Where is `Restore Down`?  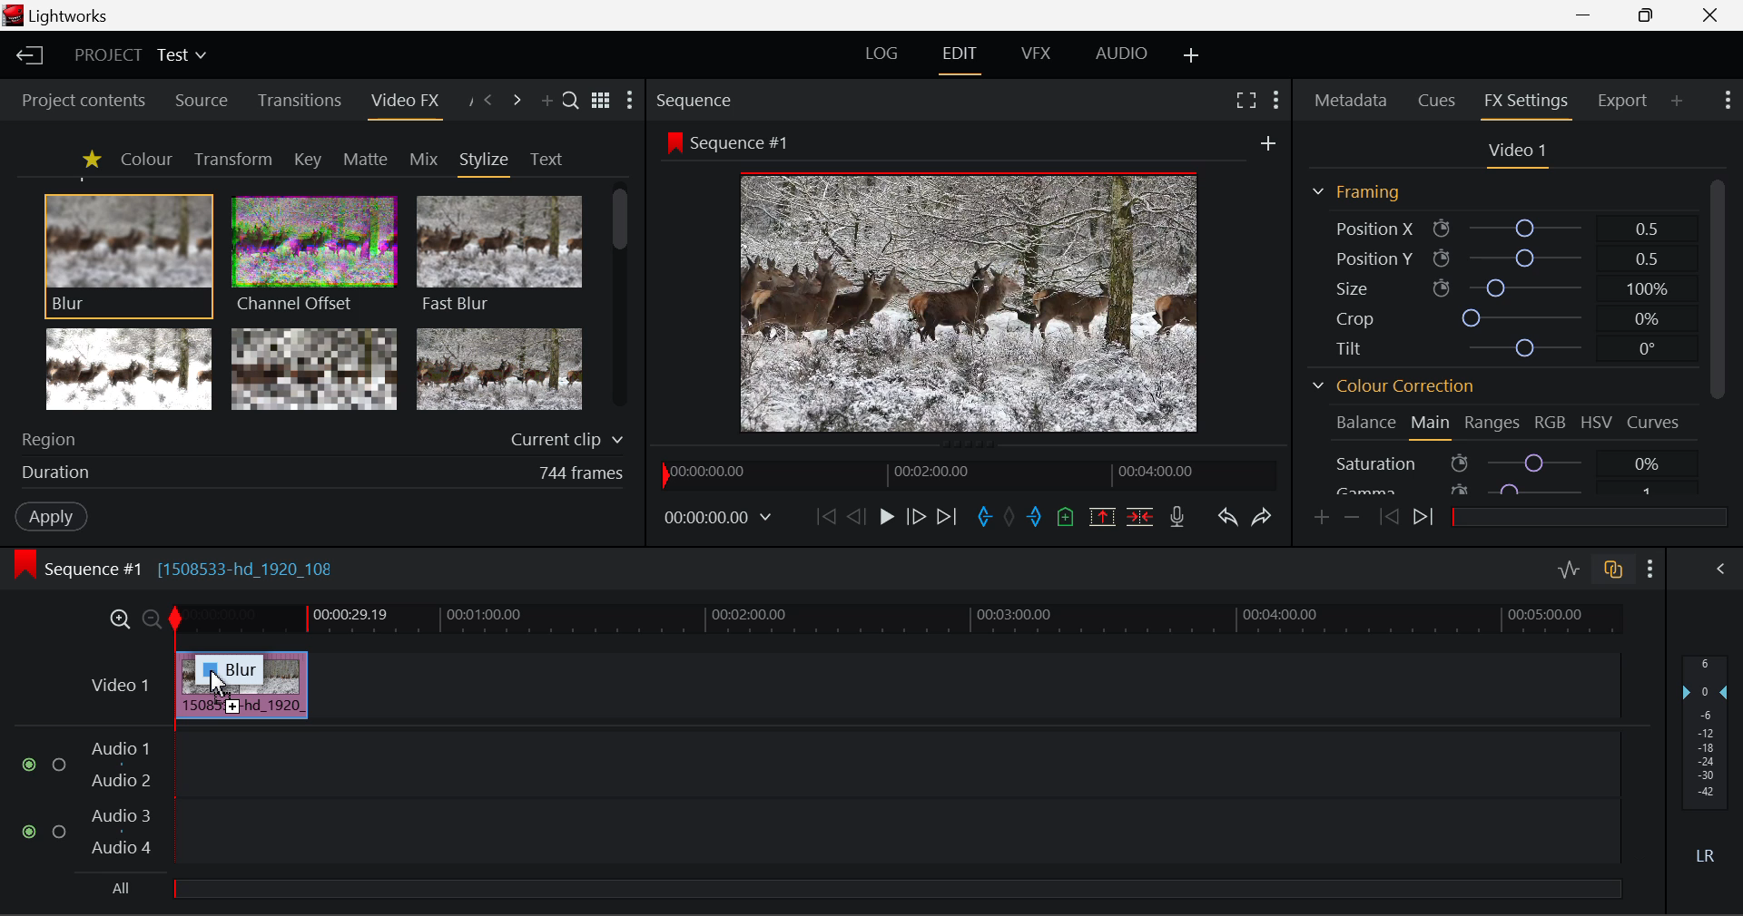
Restore Down is located at coordinates (1589, 15).